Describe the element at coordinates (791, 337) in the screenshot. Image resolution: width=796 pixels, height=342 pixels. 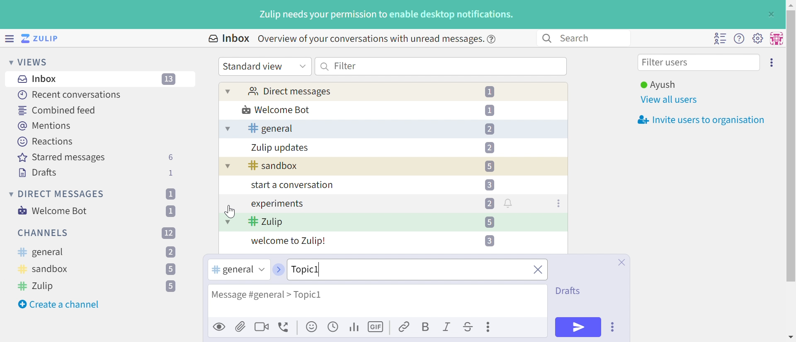
I see `move down` at that location.